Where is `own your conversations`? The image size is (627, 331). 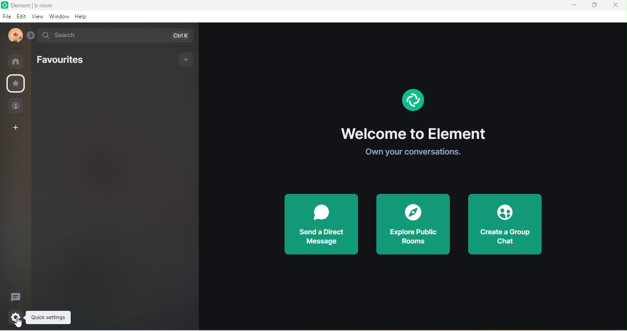 own your conversations is located at coordinates (411, 153).